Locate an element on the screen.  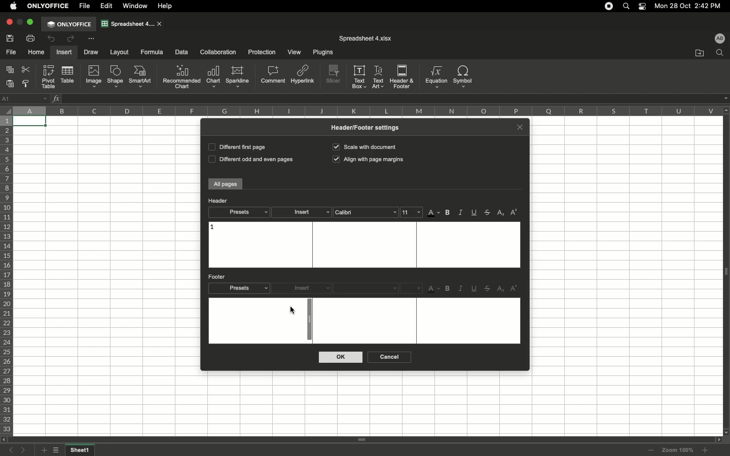
Italics is located at coordinates (460, 213).